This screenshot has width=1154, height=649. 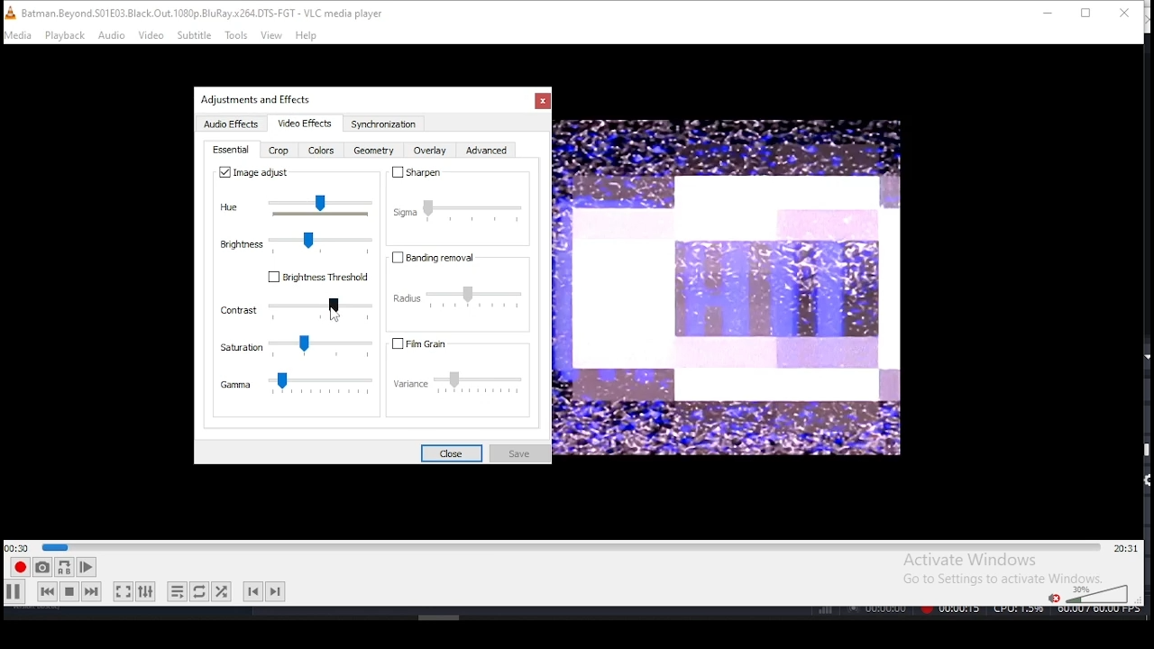 I want to click on toggle fullscreen, so click(x=124, y=593).